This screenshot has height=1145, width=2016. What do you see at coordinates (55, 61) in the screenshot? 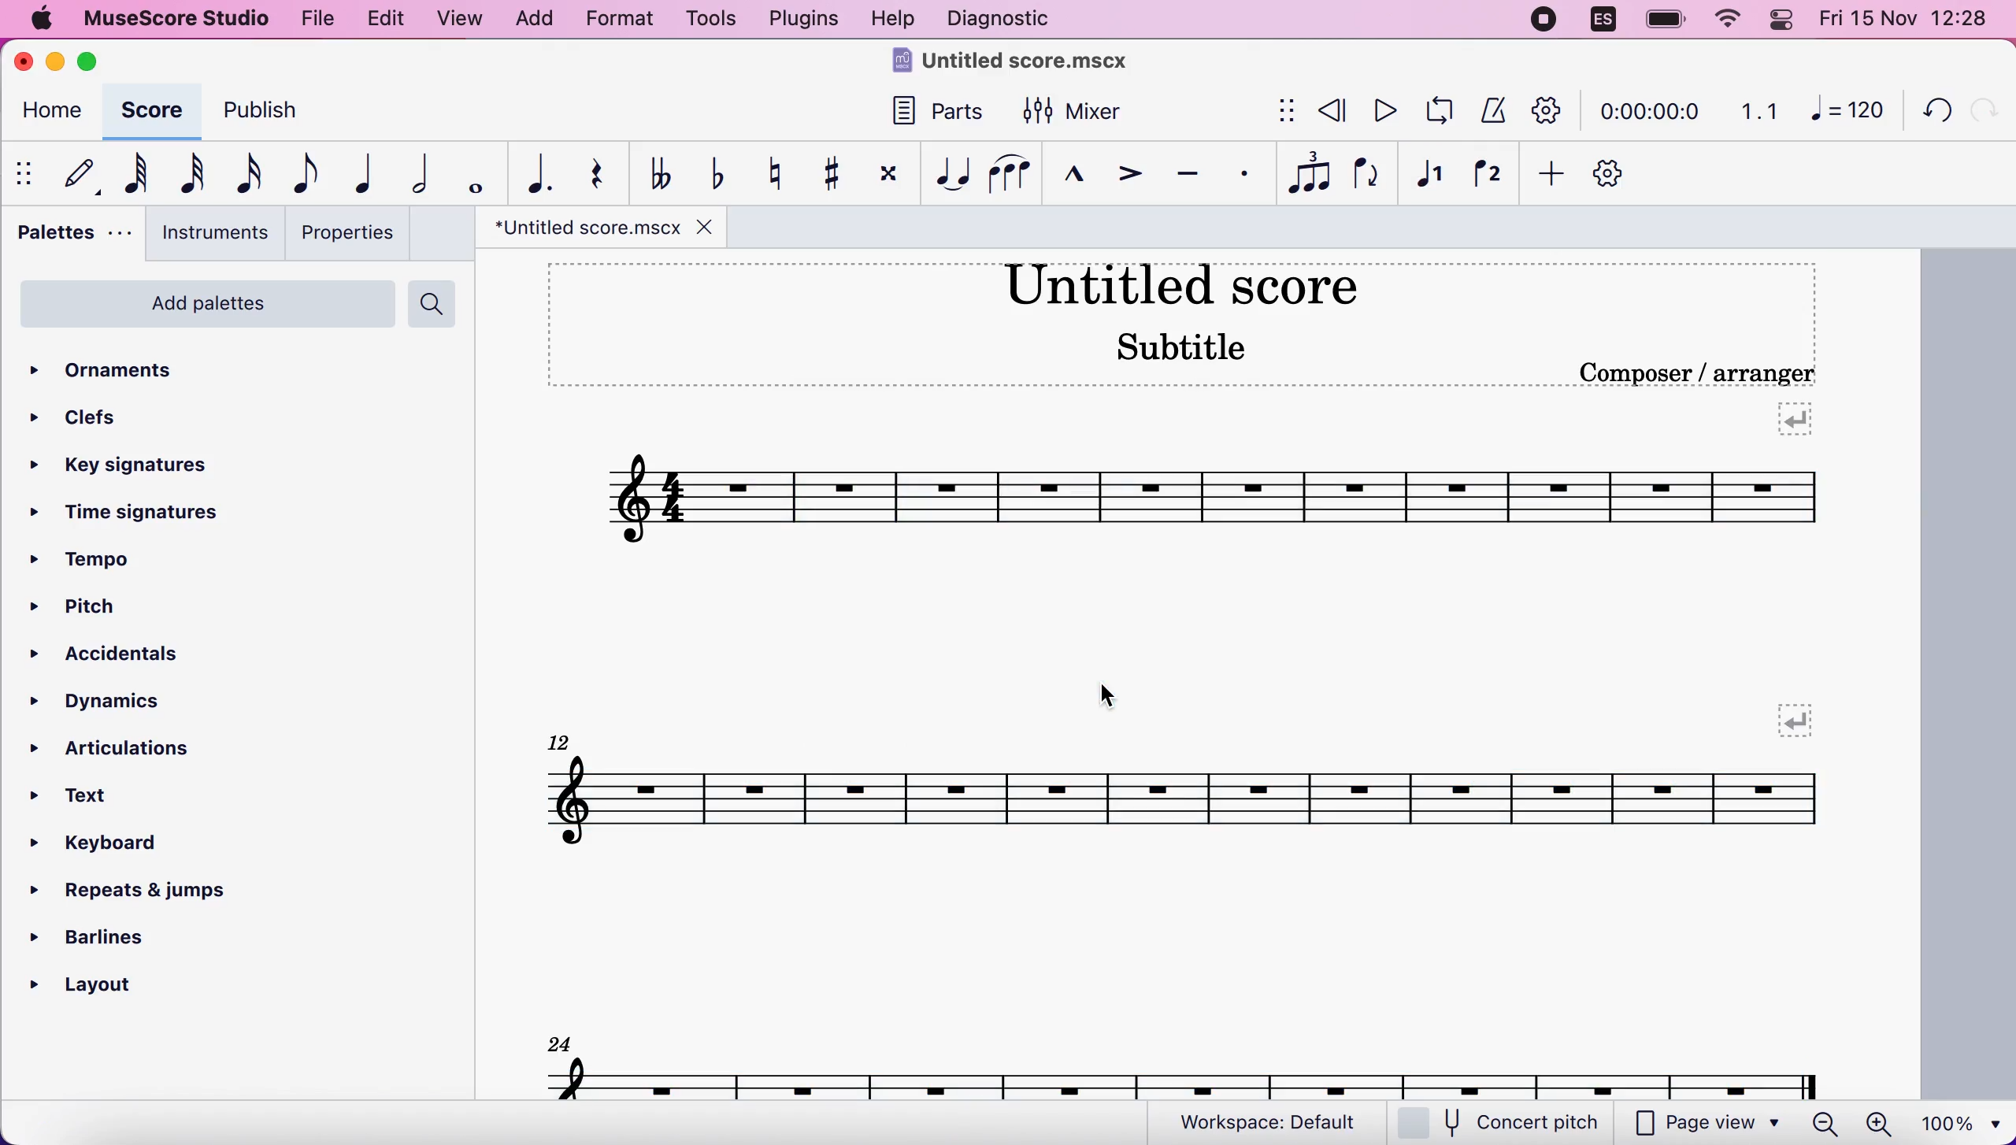
I see `minimize` at bounding box center [55, 61].